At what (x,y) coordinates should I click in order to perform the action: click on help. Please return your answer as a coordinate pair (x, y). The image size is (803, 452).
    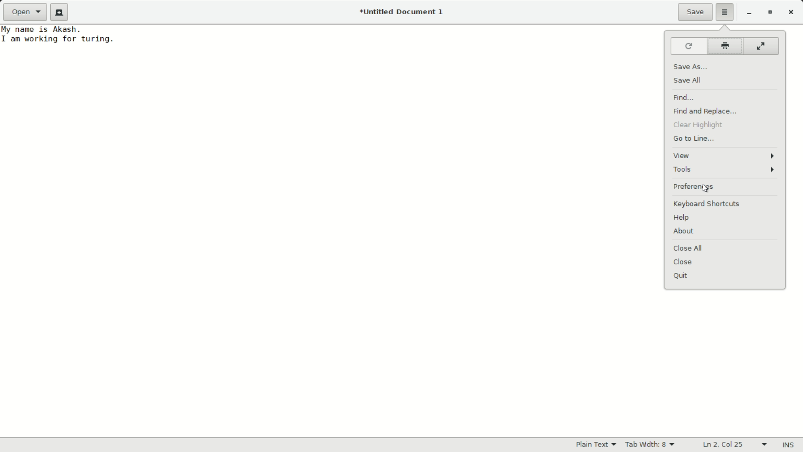
    Looking at the image, I should click on (682, 218).